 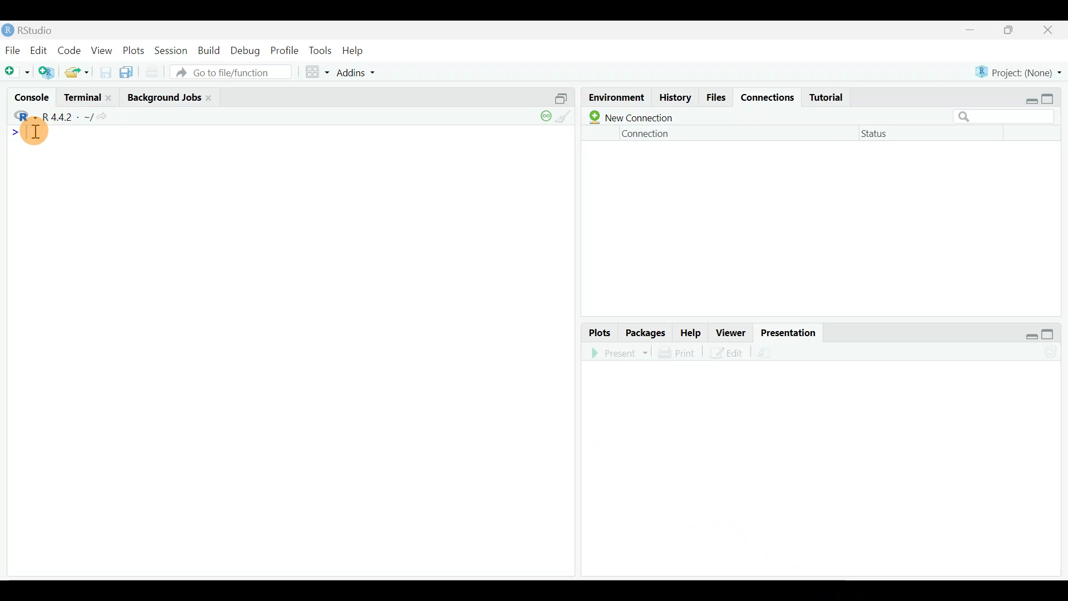 What do you see at coordinates (614, 97) in the screenshot?
I see `Environment` at bounding box center [614, 97].